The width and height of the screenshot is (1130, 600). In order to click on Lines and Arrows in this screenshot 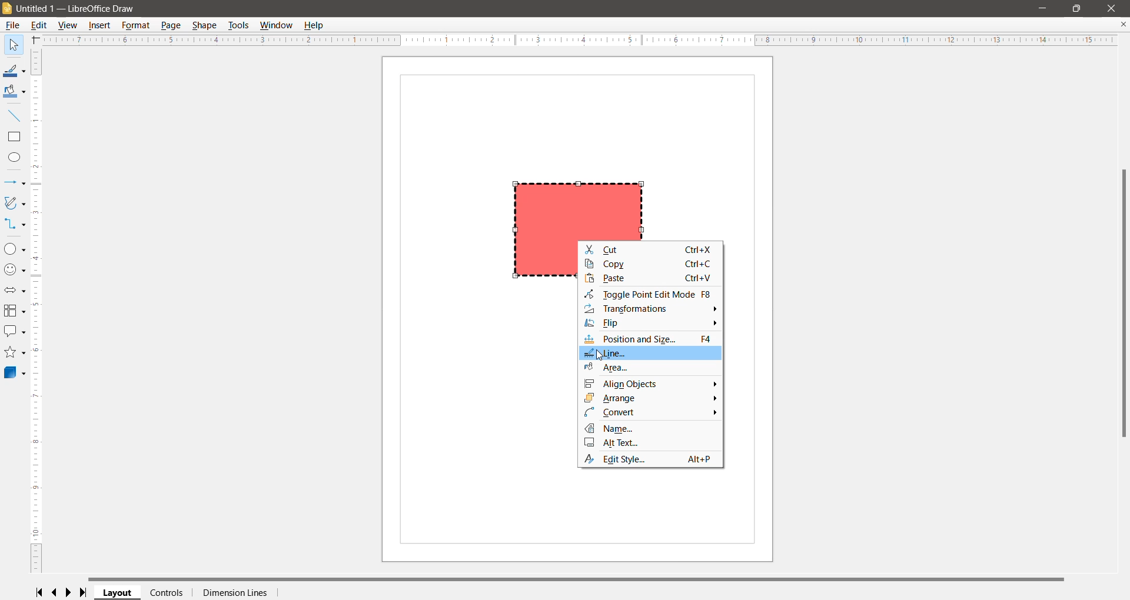, I will do `click(15, 183)`.